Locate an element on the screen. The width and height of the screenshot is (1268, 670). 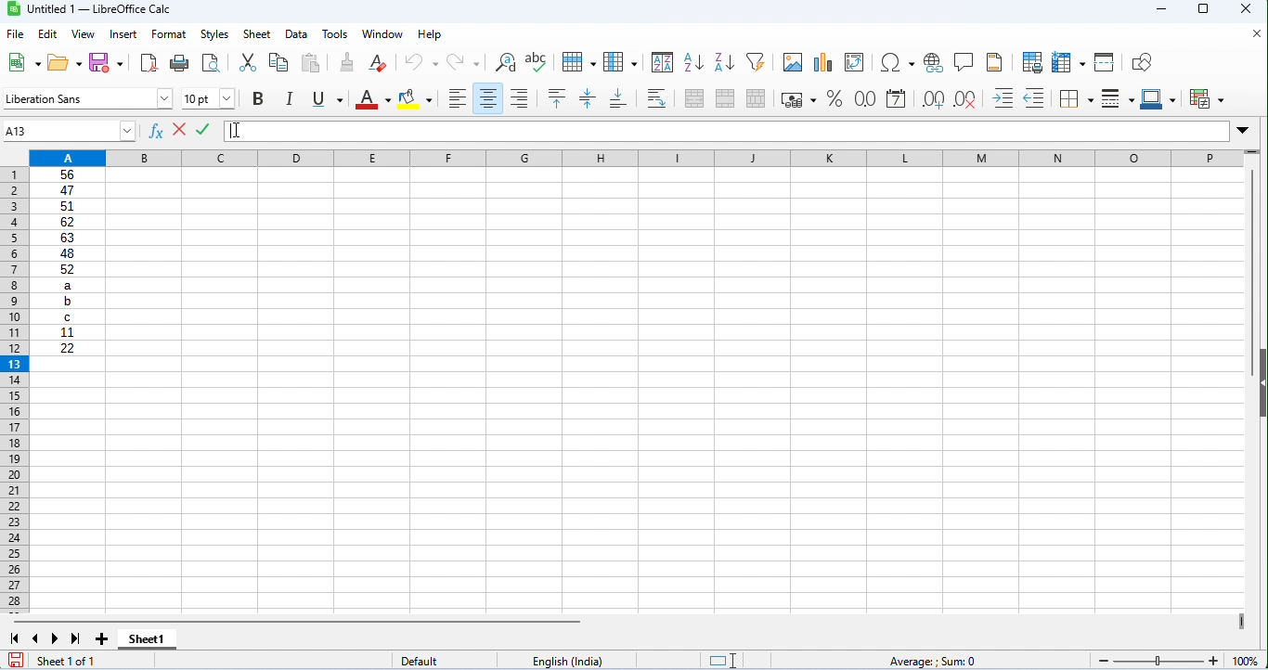
a is located at coordinates (67, 285).